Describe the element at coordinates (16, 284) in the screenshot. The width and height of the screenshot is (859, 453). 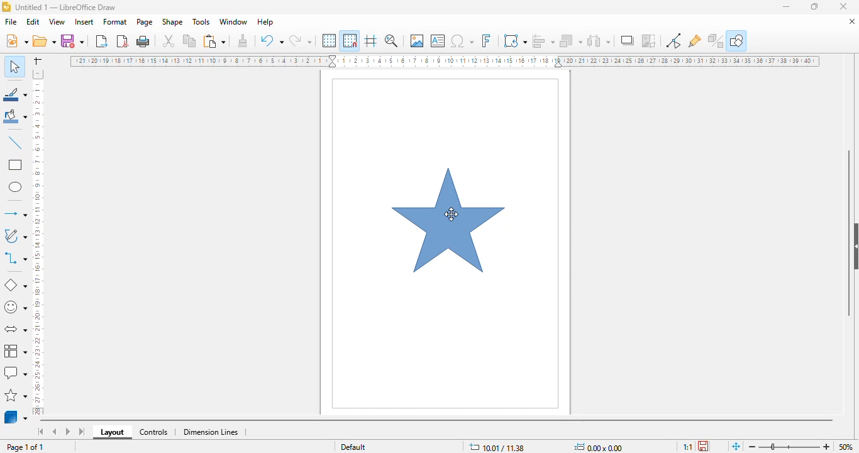
I see `basic shapes` at that location.